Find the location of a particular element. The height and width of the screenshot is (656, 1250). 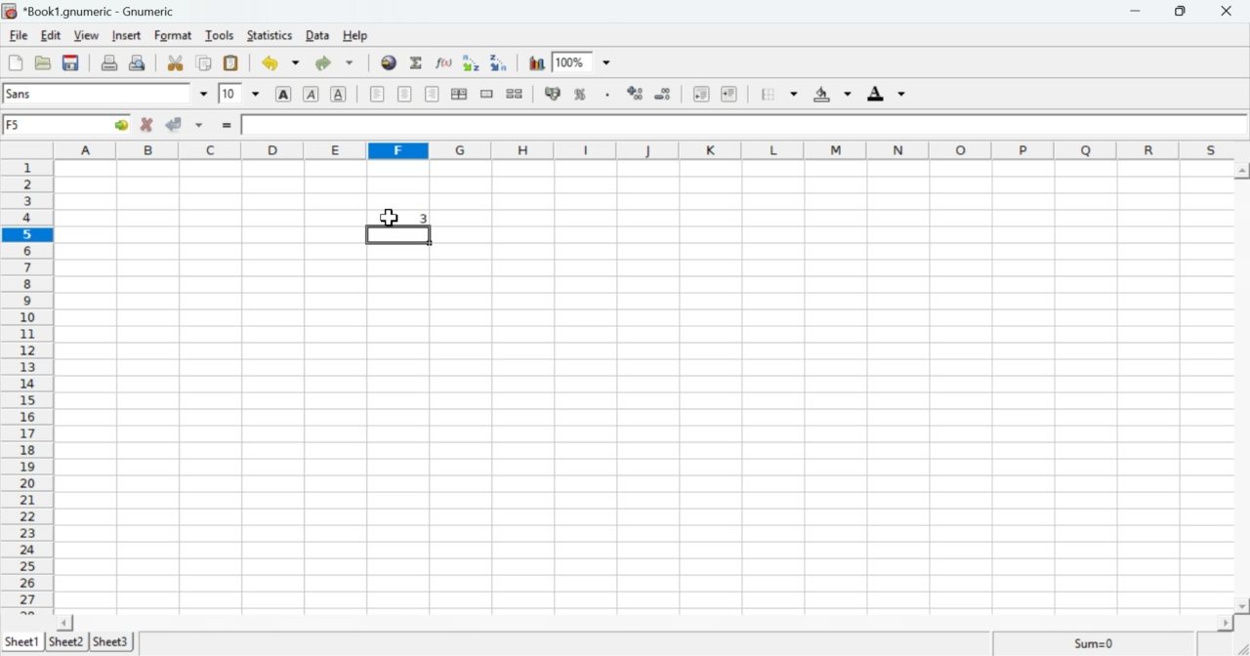

Print preview is located at coordinates (139, 63).